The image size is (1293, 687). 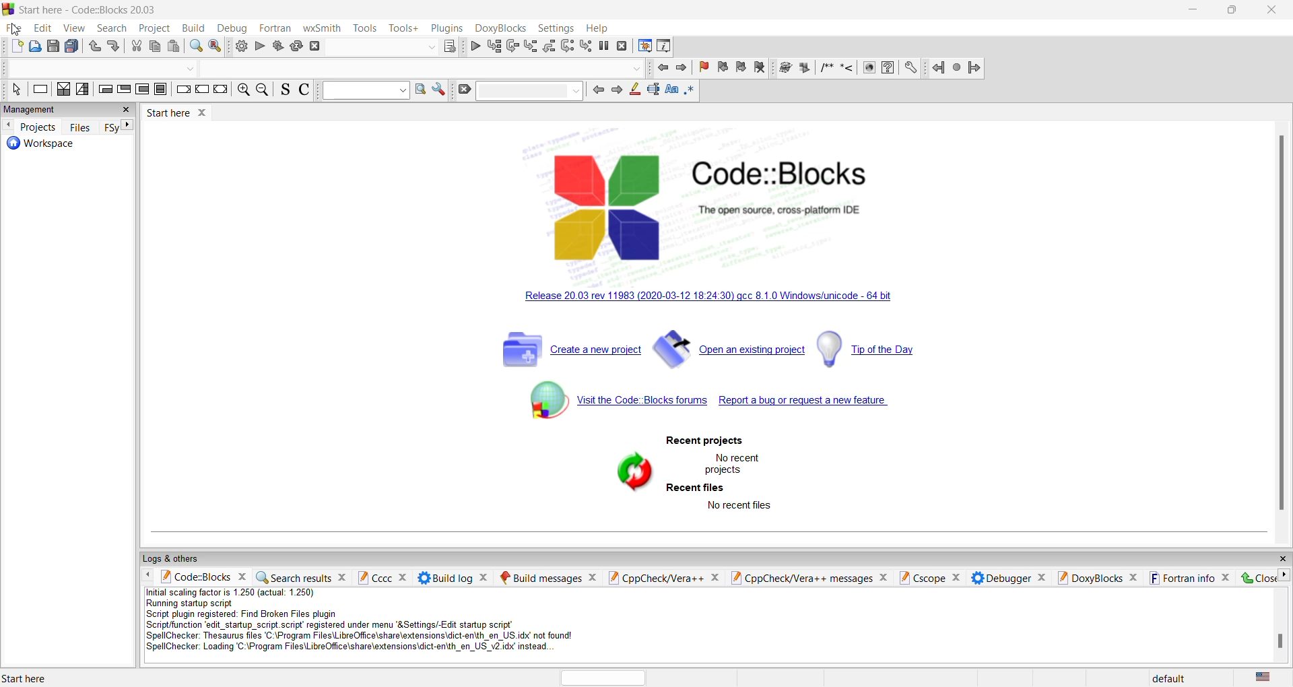 What do you see at coordinates (888, 68) in the screenshot?
I see `faq` at bounding box center [888, 68].